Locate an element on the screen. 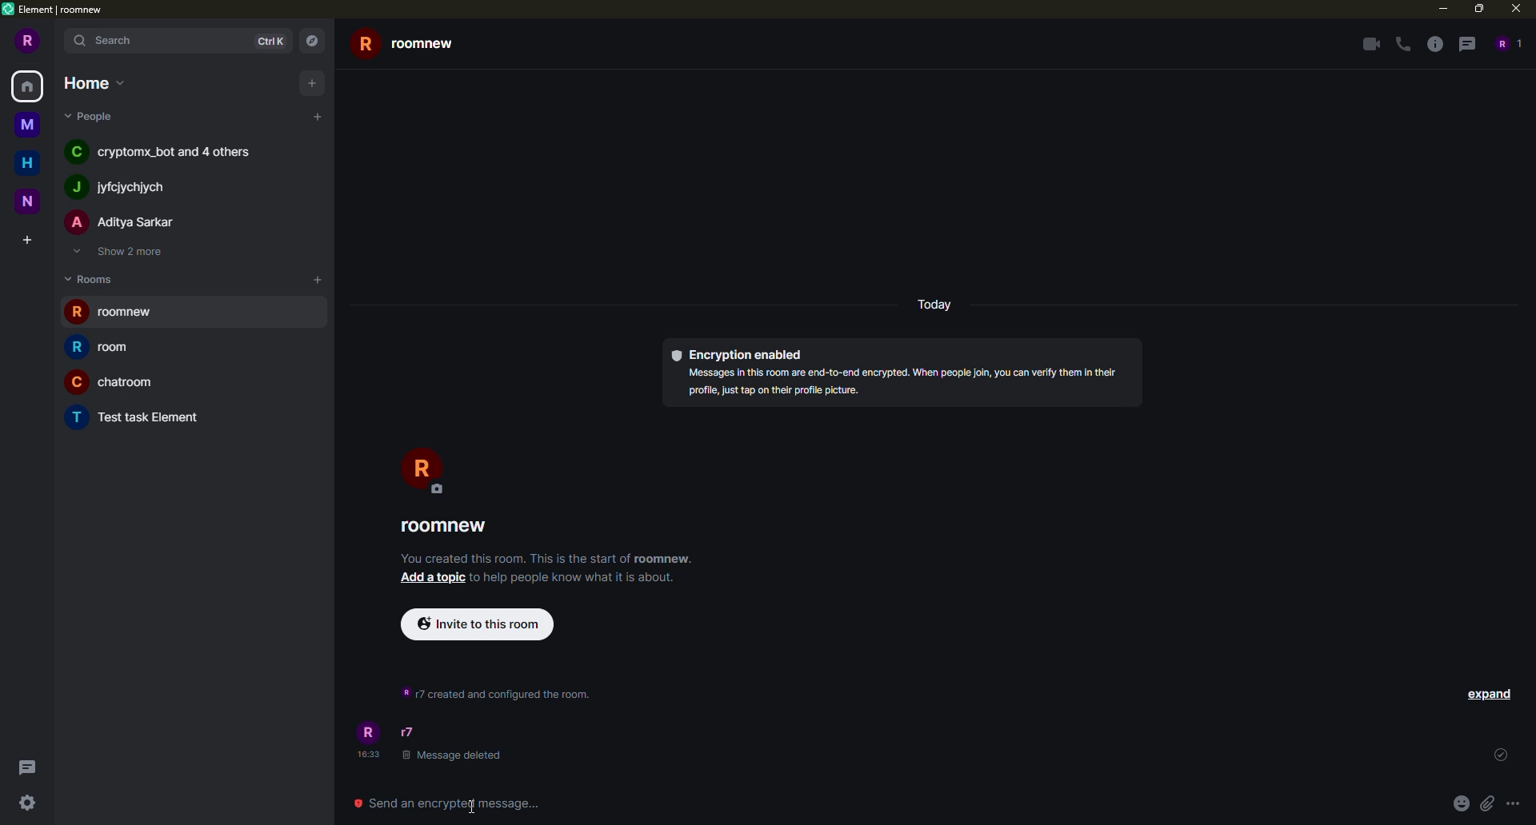 This screenshot has height=825, width=1536. video call is located at coordinates (1366, 44).